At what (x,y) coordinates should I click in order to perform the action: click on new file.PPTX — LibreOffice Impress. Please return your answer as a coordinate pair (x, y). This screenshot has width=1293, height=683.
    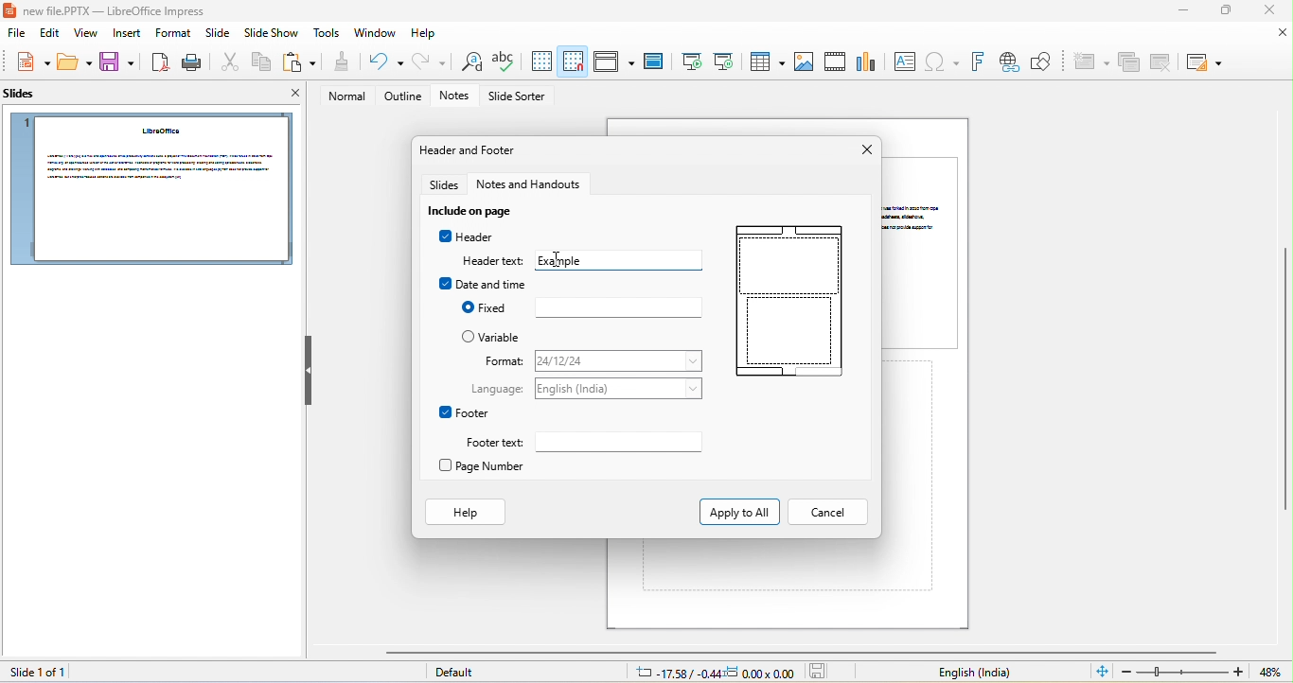
    Looking at the image, I should click on (110, 10).